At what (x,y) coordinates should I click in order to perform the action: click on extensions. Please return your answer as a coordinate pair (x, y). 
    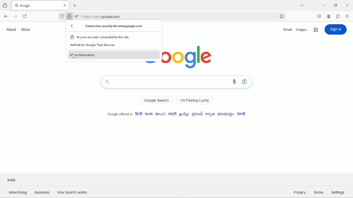
    Looking at the image, I should click on (338, 16).